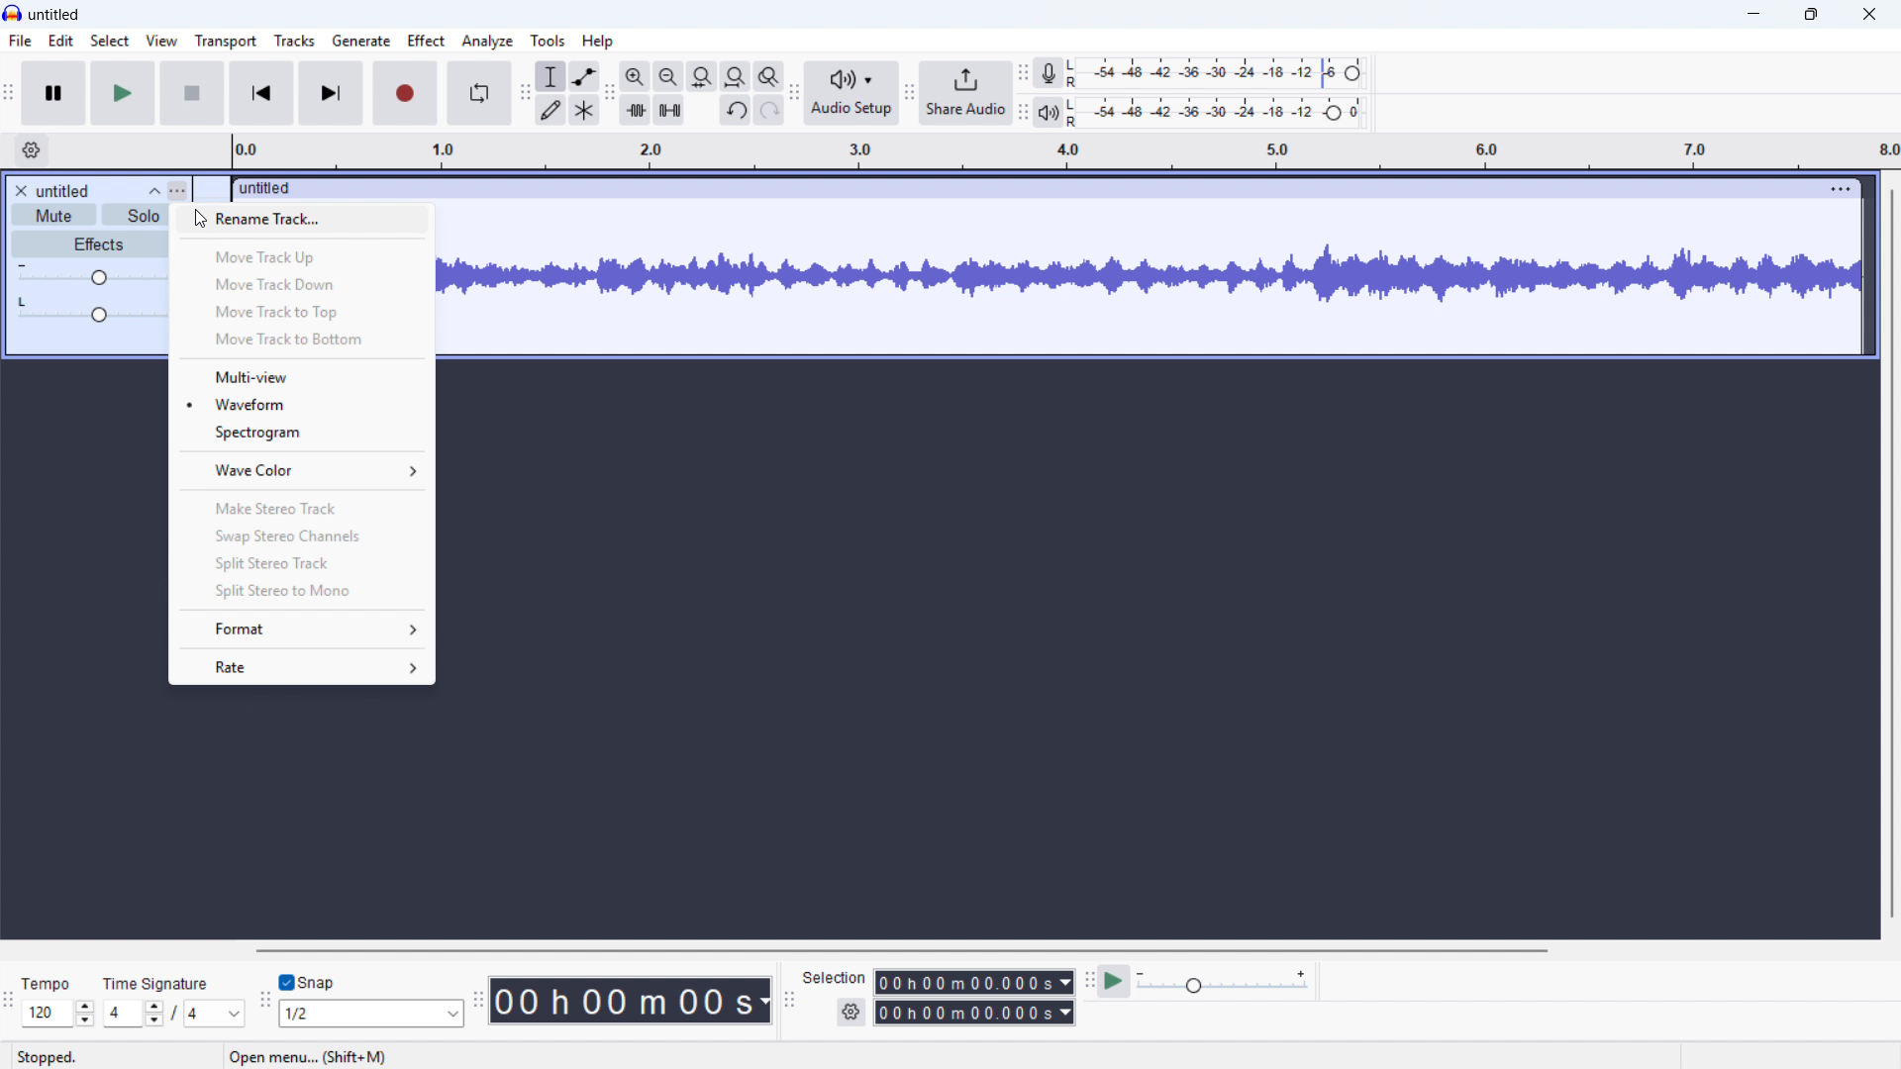  I want to click on Move track to top , so click(304, 311).